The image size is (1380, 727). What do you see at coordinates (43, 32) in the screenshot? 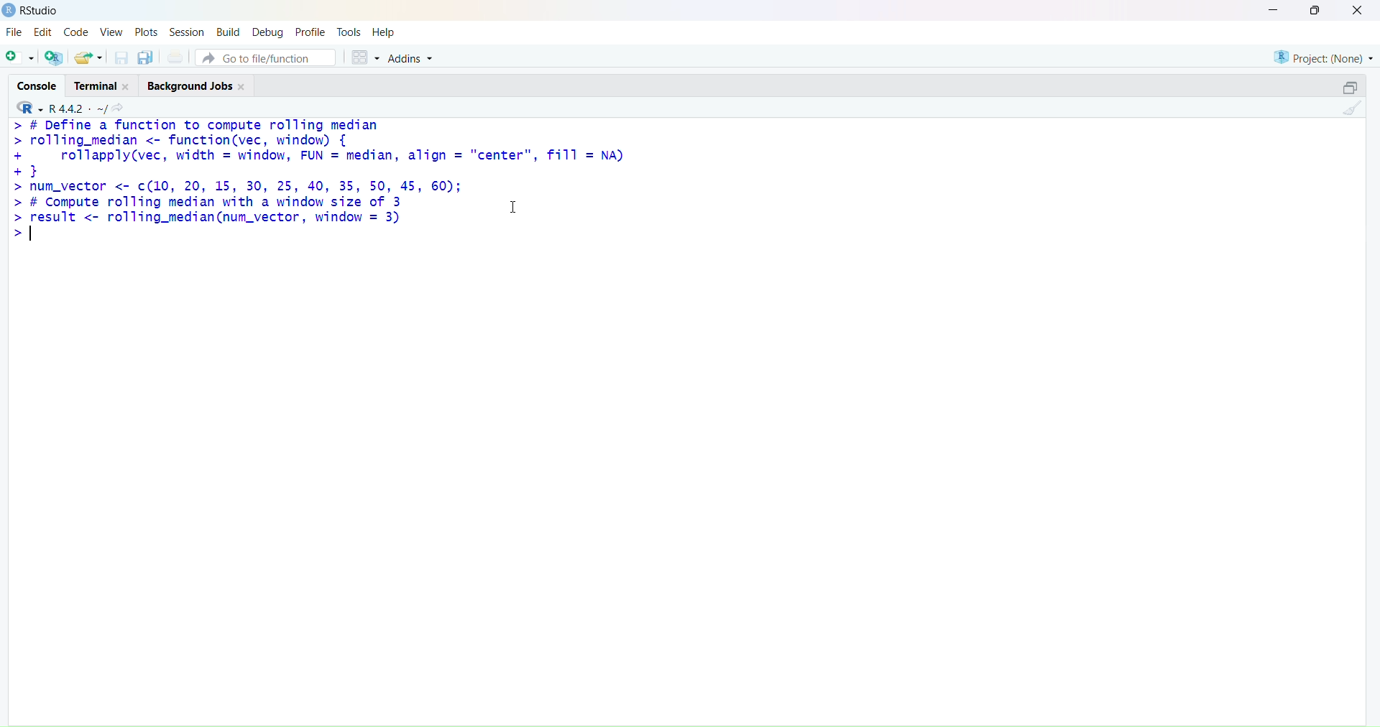
I see `edit` at bounding box center [43, 32].